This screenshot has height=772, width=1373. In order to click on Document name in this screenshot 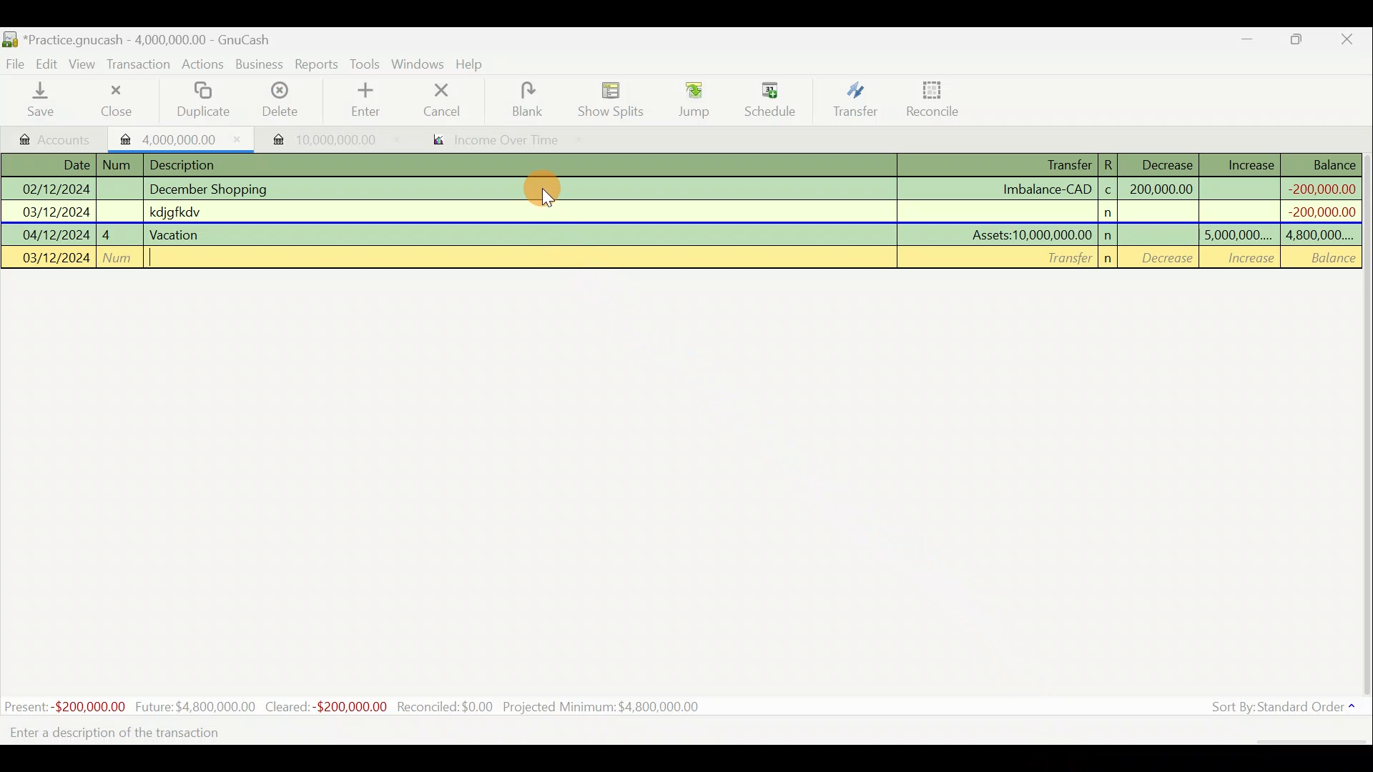, I will do `click(154, 41)`.